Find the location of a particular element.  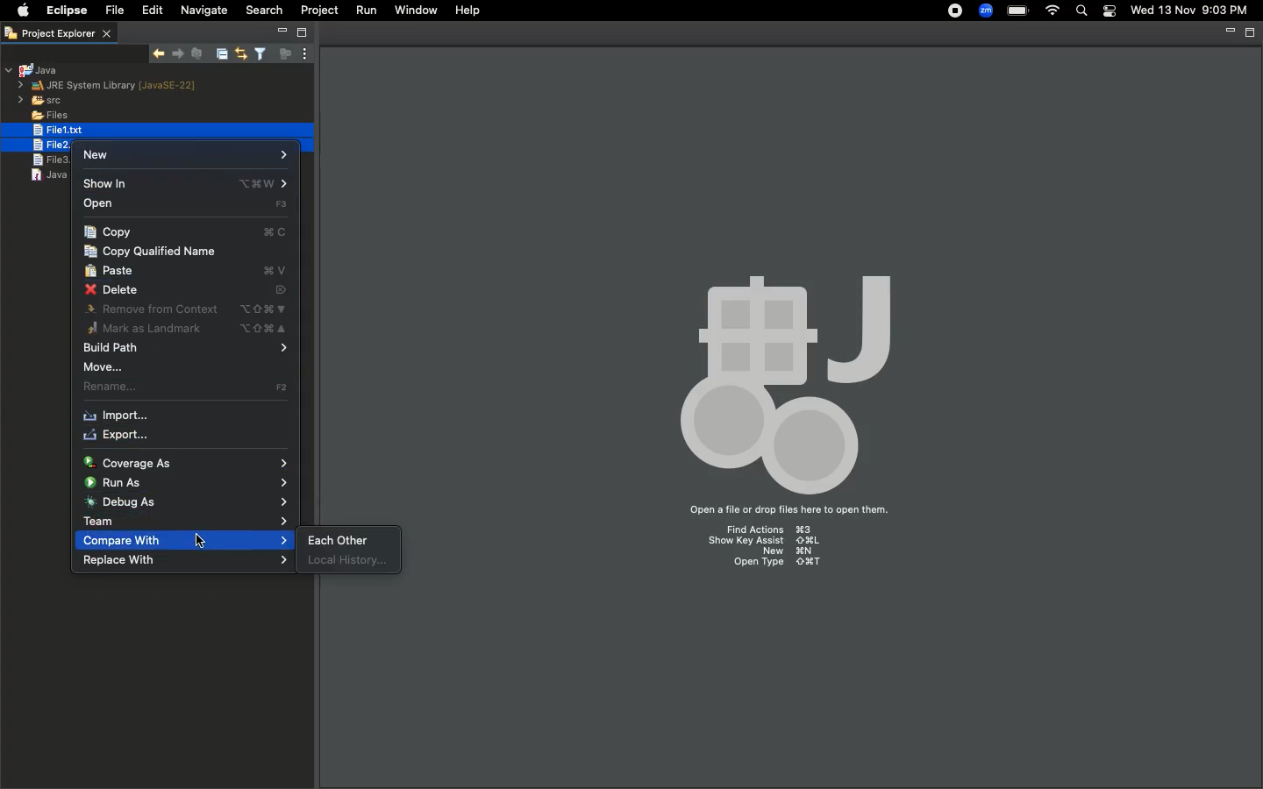

Remove selected matches is located at coordinates (196, 53).